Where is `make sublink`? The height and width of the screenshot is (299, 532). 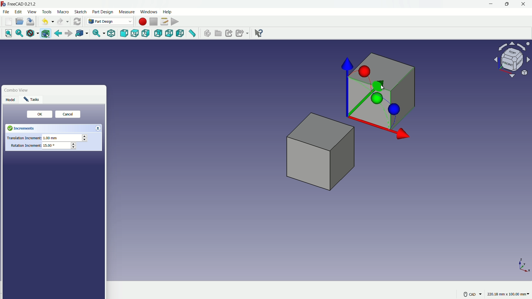 make sublink is located at coordinates (242, 33).